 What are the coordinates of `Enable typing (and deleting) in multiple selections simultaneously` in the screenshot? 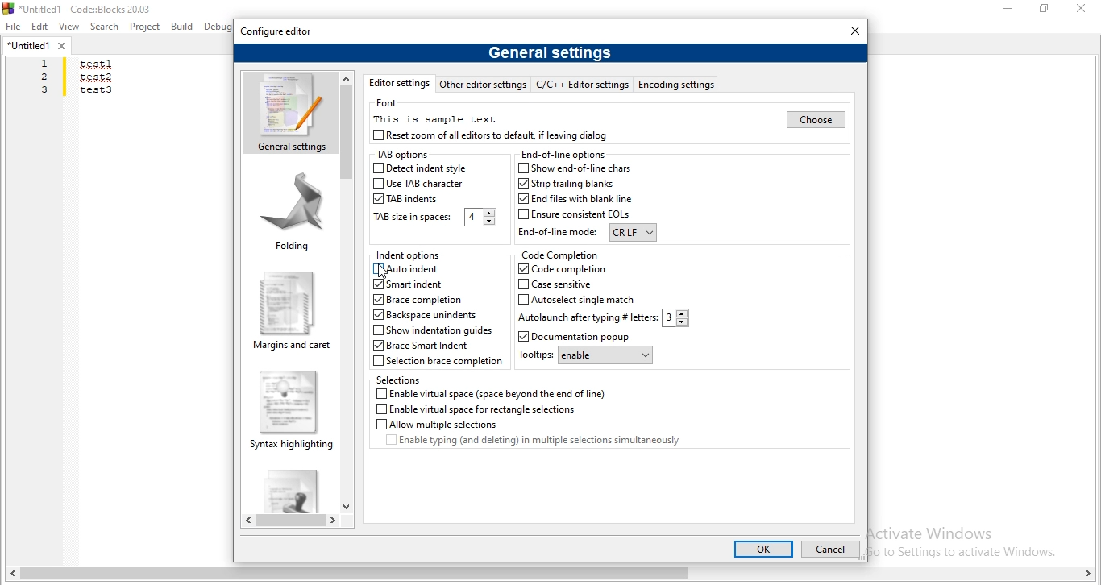 It's located at (546, 442).